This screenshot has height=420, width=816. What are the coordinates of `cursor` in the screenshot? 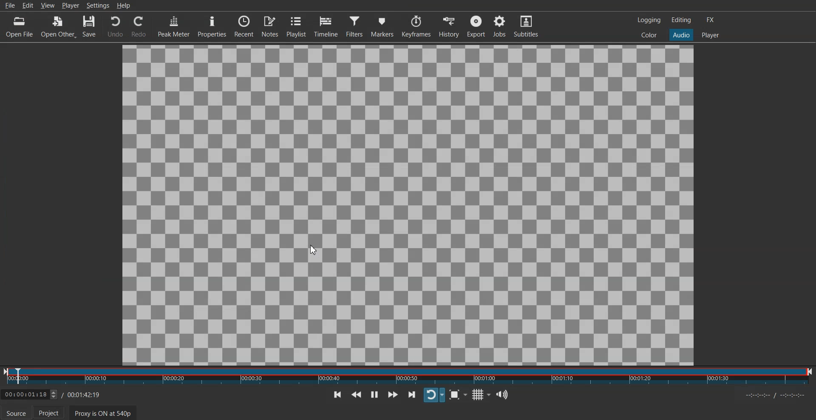 It's located at (309, 252).